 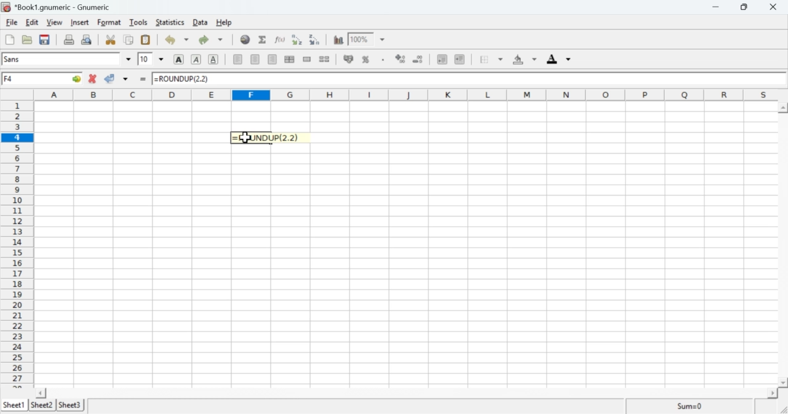 I want to click on Format, so click(x=109, y=22).